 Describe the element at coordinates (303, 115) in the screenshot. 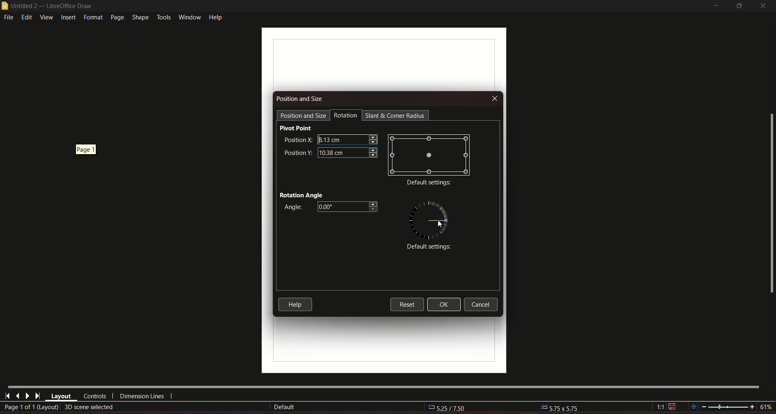

I see `position and size` at that location.